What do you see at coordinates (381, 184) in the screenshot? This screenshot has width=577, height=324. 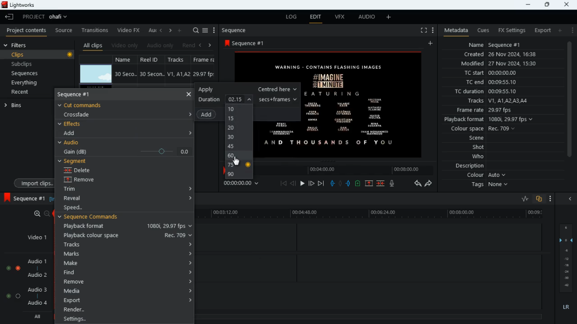 I see `merge` at bounding box center [381, 184].